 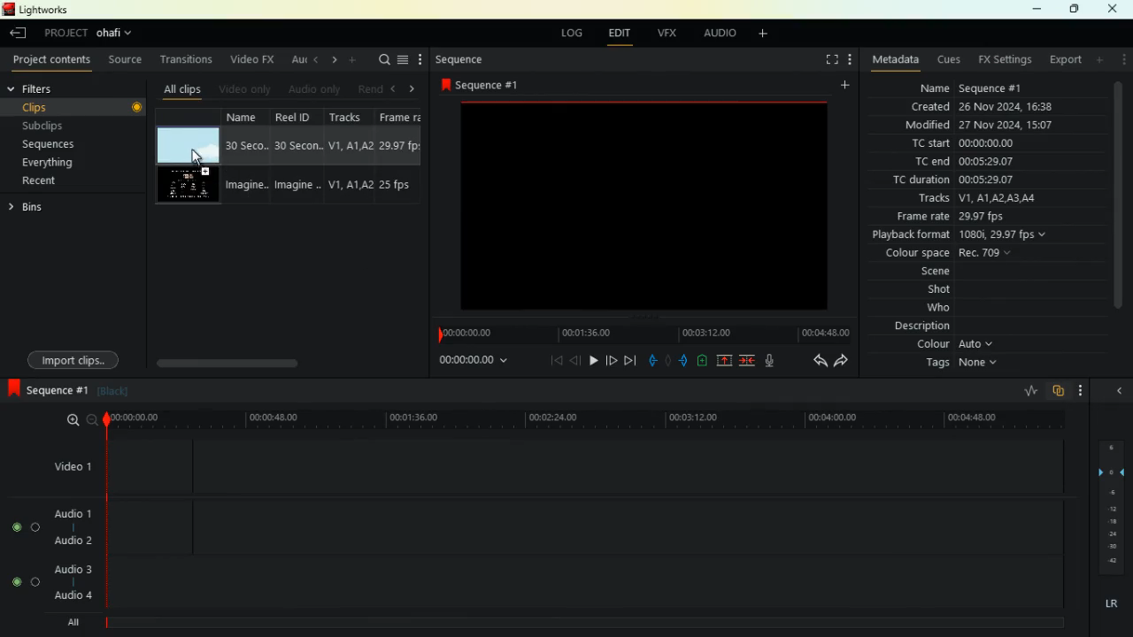 What do you see at coordinates (298, 60) in the screenshot?
I see `au` at bounding box center [298, 60].